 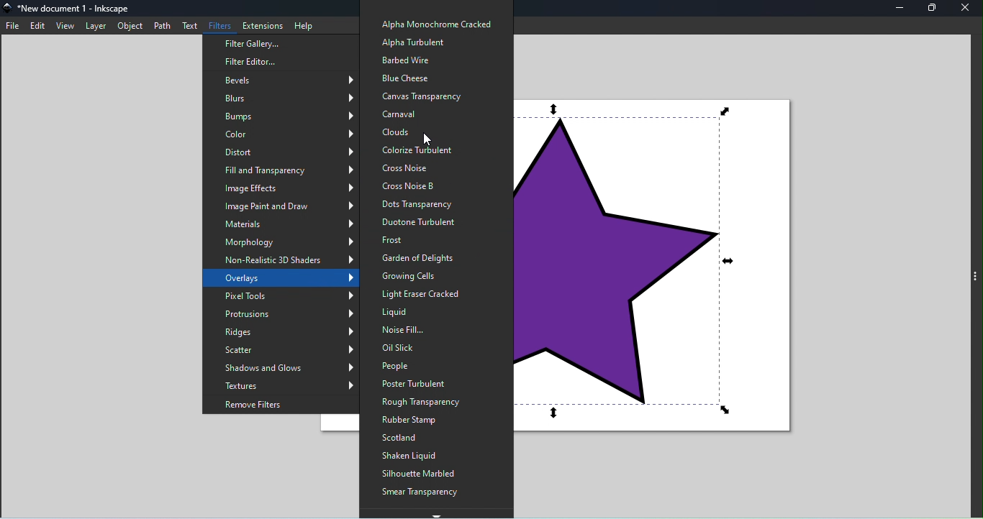 What do you see at coordinates (284, 316) in the screenshot?
I see `Portrusions` at bounding box center [284, 316].